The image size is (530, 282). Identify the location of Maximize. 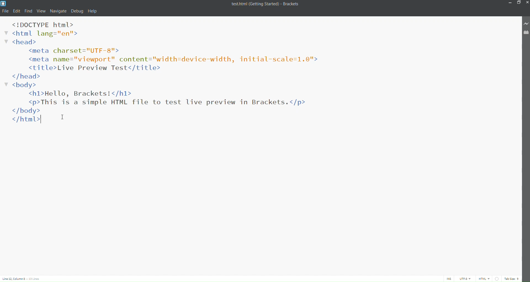
(518, 2).